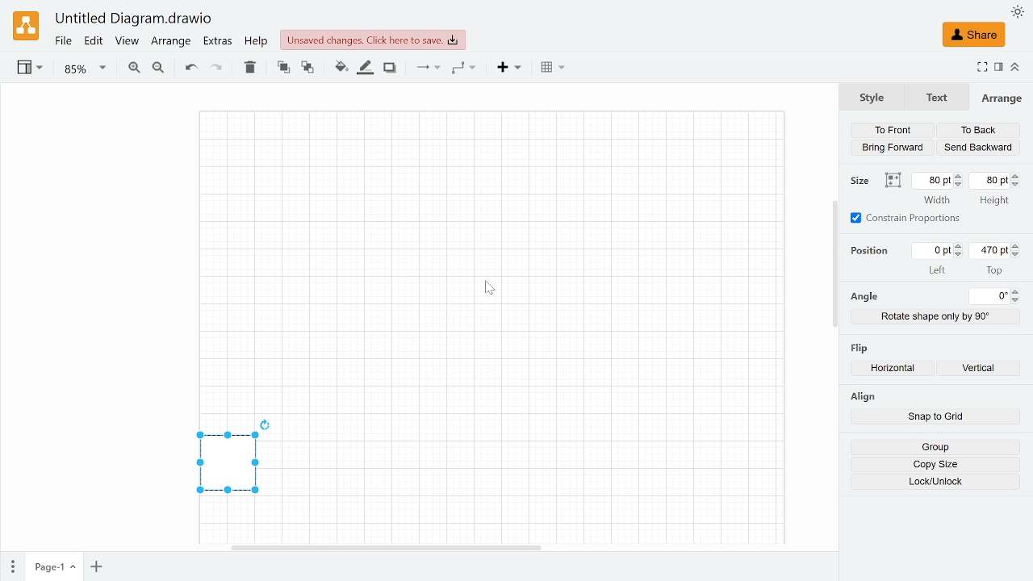 The height and width of the screenshot is (581, 1033). I want to click on Shape snapped to the edges of the canvas, so click(224, 465).